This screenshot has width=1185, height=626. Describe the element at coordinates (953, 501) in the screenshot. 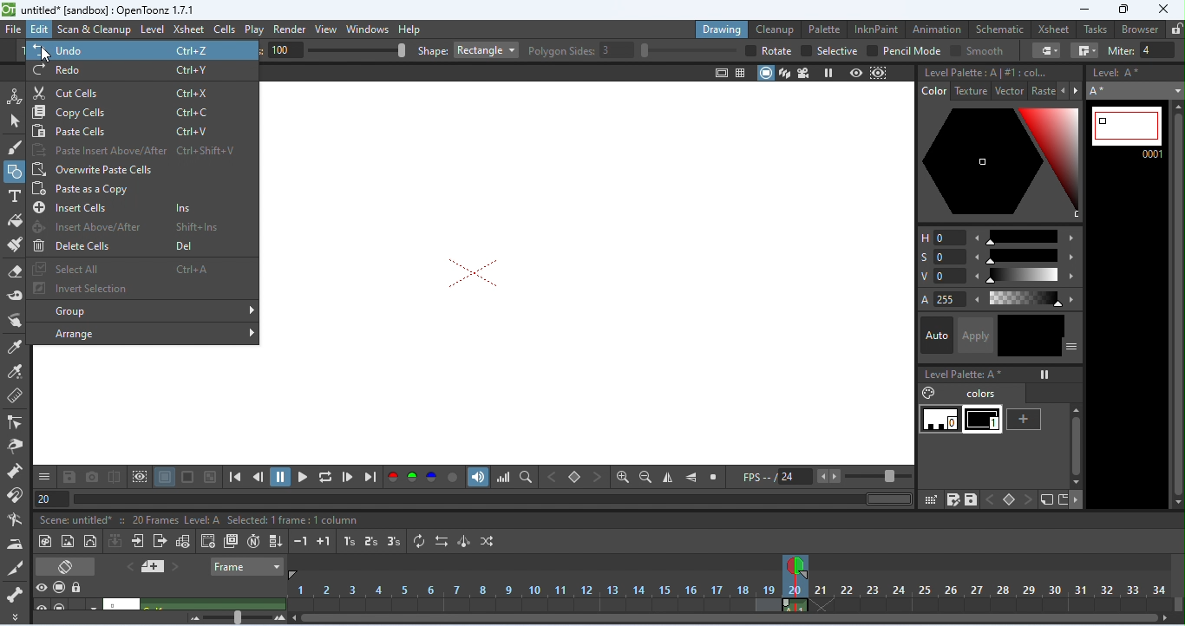

I see `save palette as` at that location.